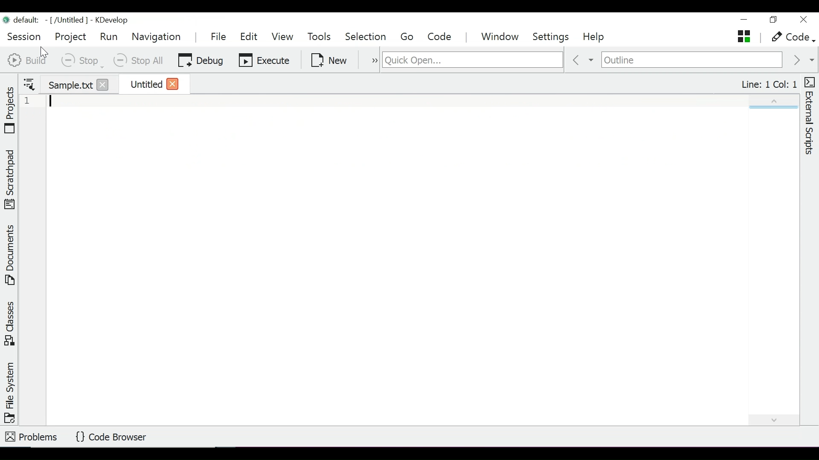 The image size is (819, 460). What do you see at coordinates (172, 84) in the screenshot?
I see `Close` at bounding box center [172, 84].